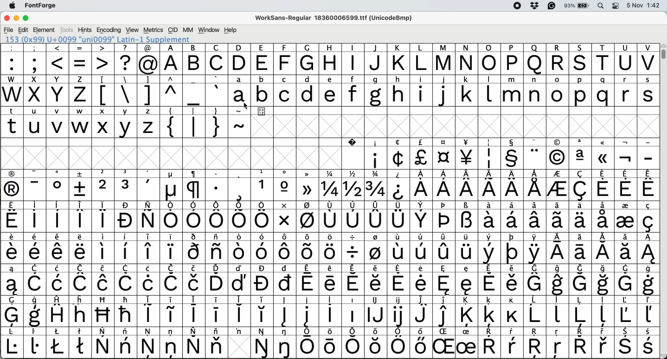 The width and height of the screenshot is (667, 359). I want to click on symbol, so click(103, 280).